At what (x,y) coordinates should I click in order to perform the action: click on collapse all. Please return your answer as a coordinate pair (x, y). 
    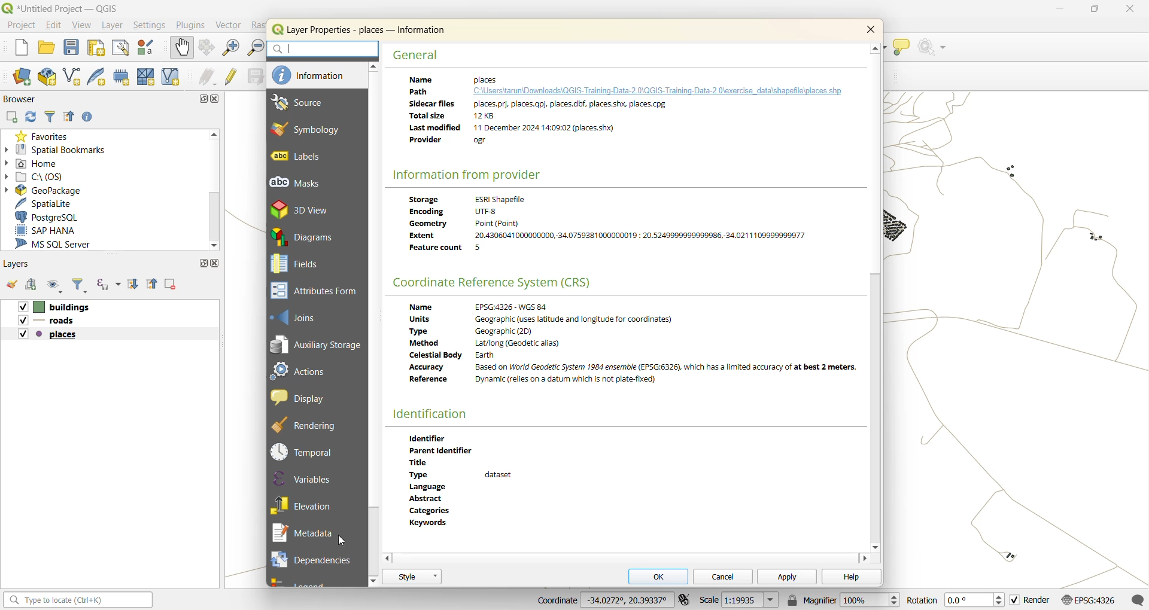
    Looking at the image, I should click on (154, 285).